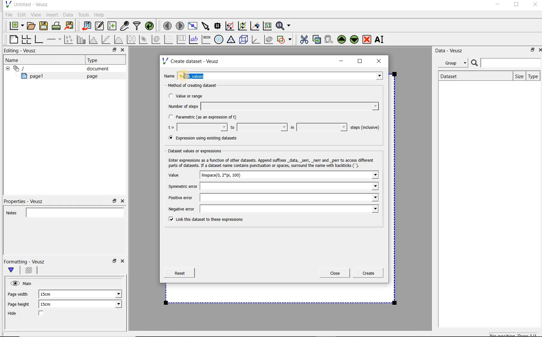  I want to click on Positive error, so click(271, 198).